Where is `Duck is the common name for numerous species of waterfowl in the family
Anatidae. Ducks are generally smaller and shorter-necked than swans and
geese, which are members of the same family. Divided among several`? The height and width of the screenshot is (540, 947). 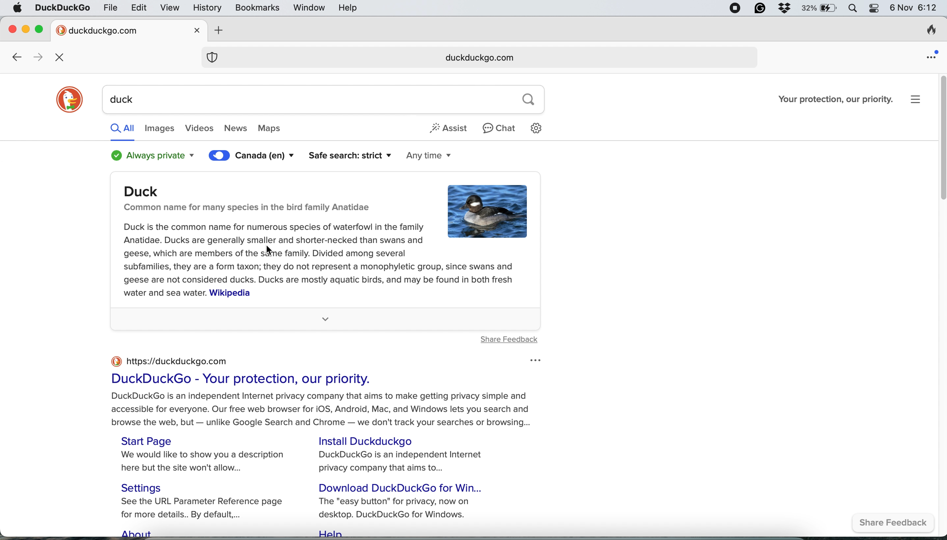 Duck is the common name for numerous species of waterfowl in the family
Anatidae. Ducks are generally smaller and shorter-necked than swans and
geese, which are members of the same family. Divided among several is located at coordinates (274, 238).